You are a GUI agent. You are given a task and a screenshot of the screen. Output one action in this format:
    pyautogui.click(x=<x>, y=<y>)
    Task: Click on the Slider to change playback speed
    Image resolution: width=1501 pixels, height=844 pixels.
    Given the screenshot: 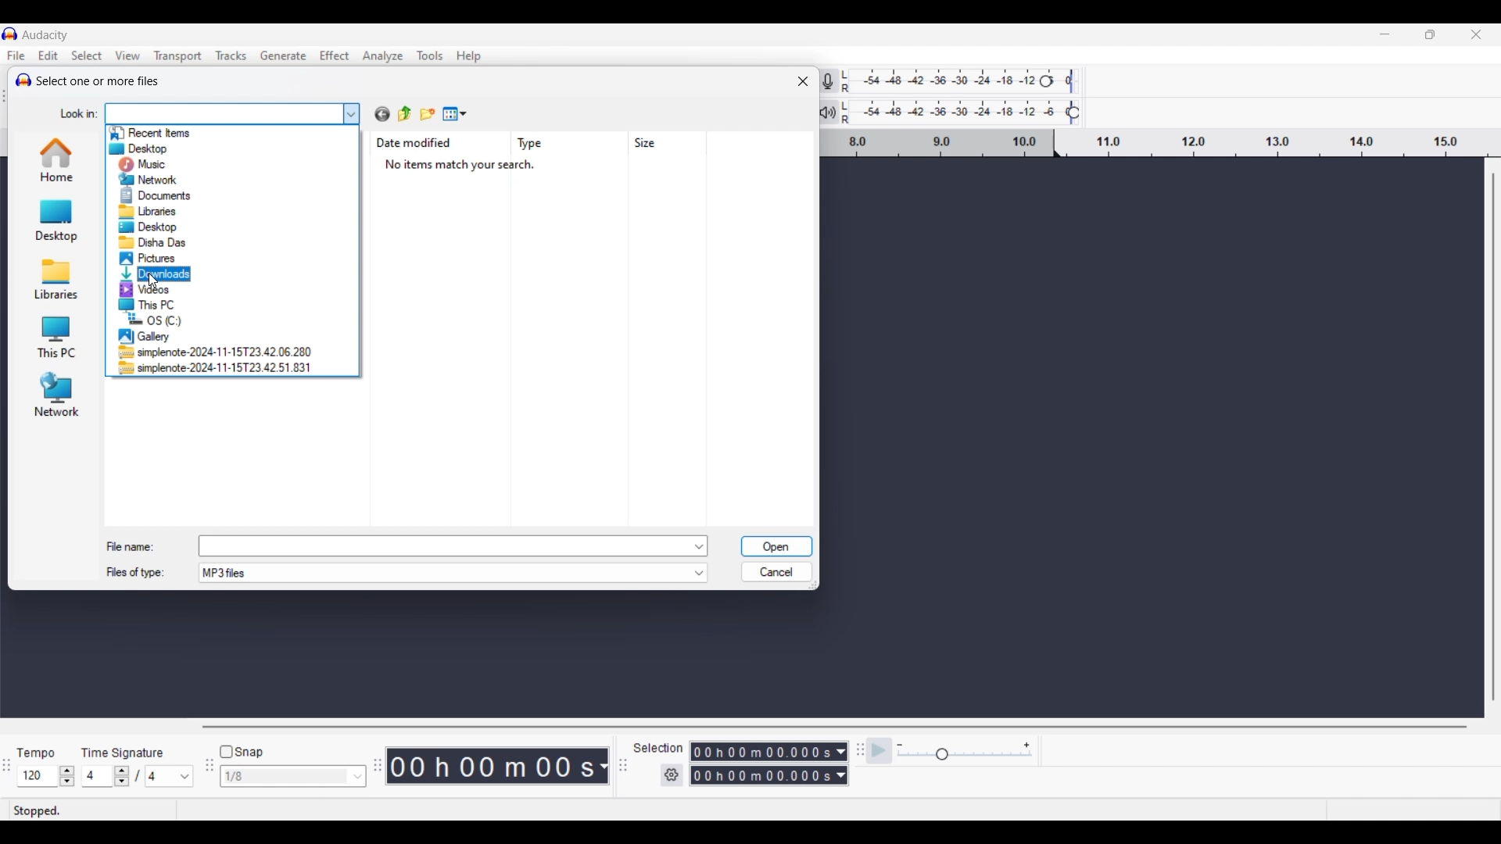 What is the action you would take?
    pyautogui.click(x=963, y=756)
    